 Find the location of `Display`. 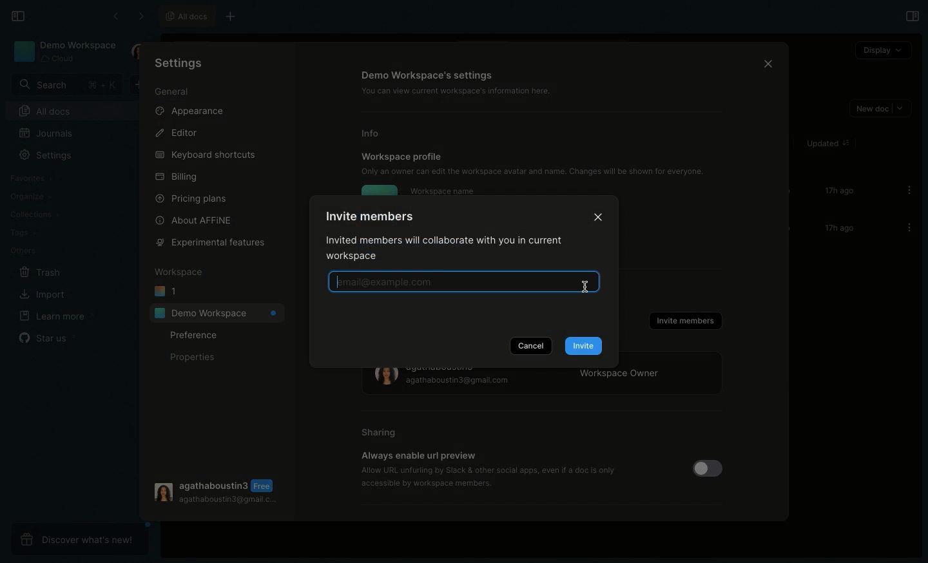

Display is located at coordinates (882, 50).